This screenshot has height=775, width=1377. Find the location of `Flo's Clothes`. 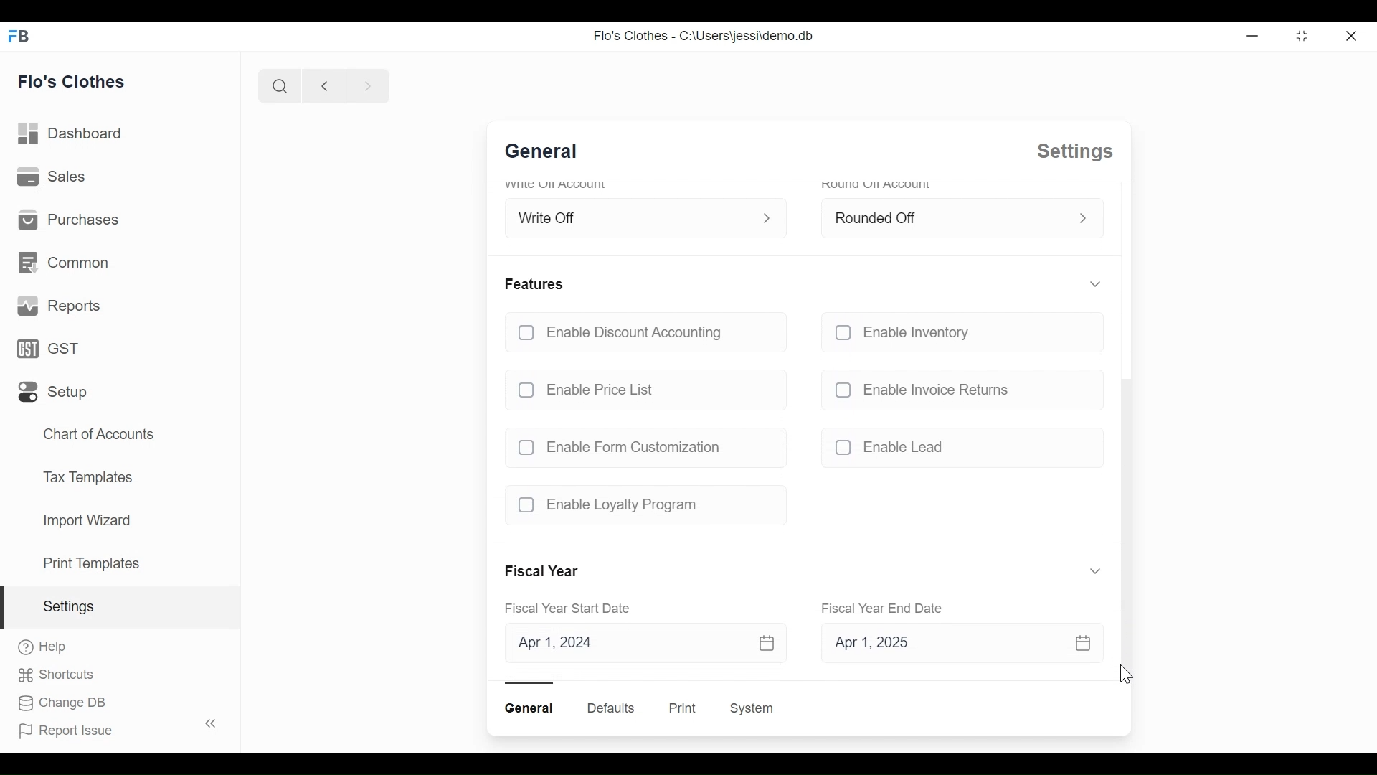

Flo's Clothes is located at coordinates (72, 80).